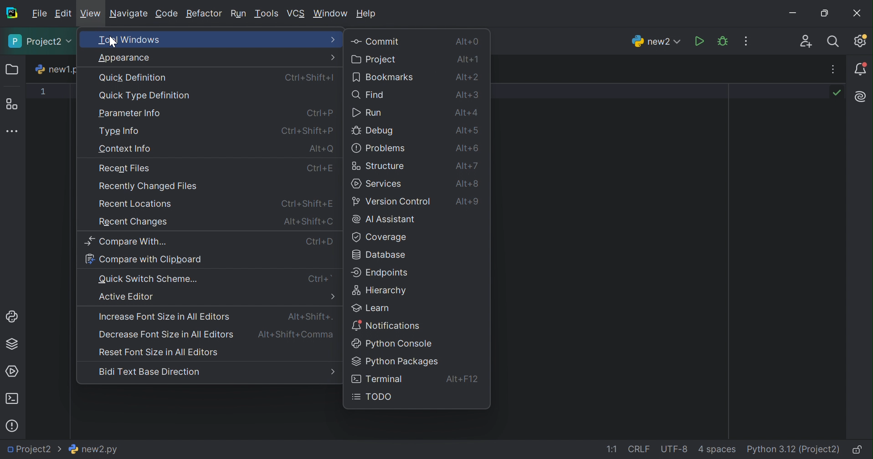 The width and height of the screenshot is (873, 459). What do you see at coordinates (674, 449) in the screenshot?
I see `UTF-8` at bounding box center [674, 449].